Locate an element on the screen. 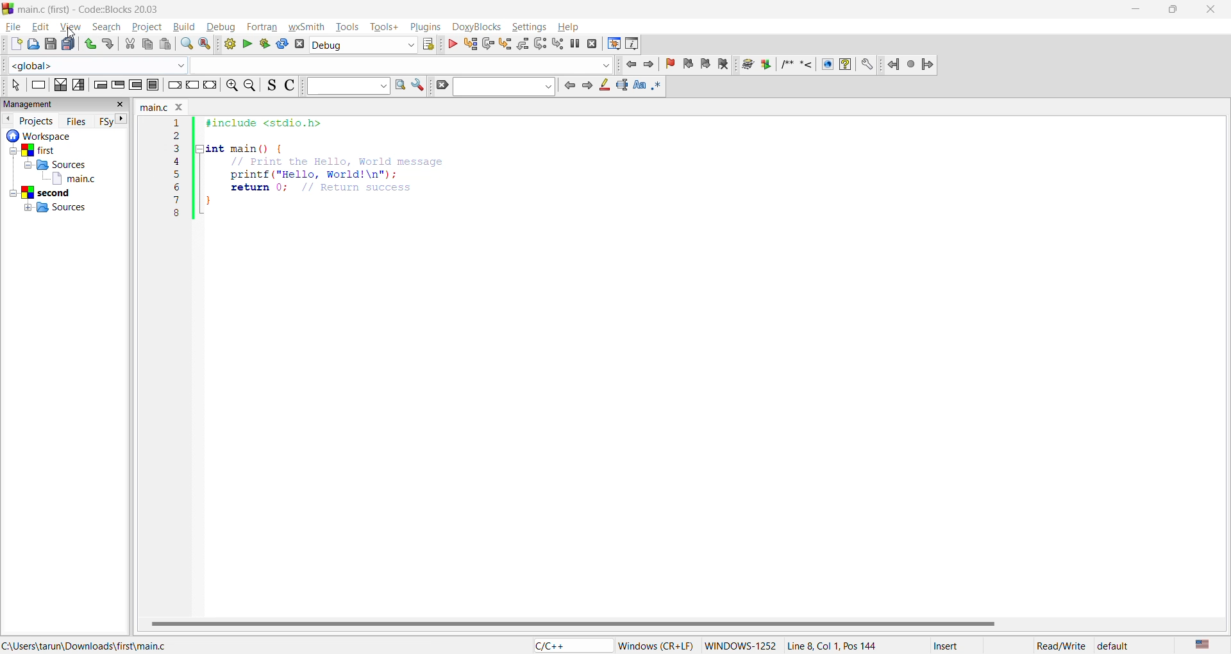 This screenshot has height=654, width=1231. stop debugger is located at coordinates (594, 45).